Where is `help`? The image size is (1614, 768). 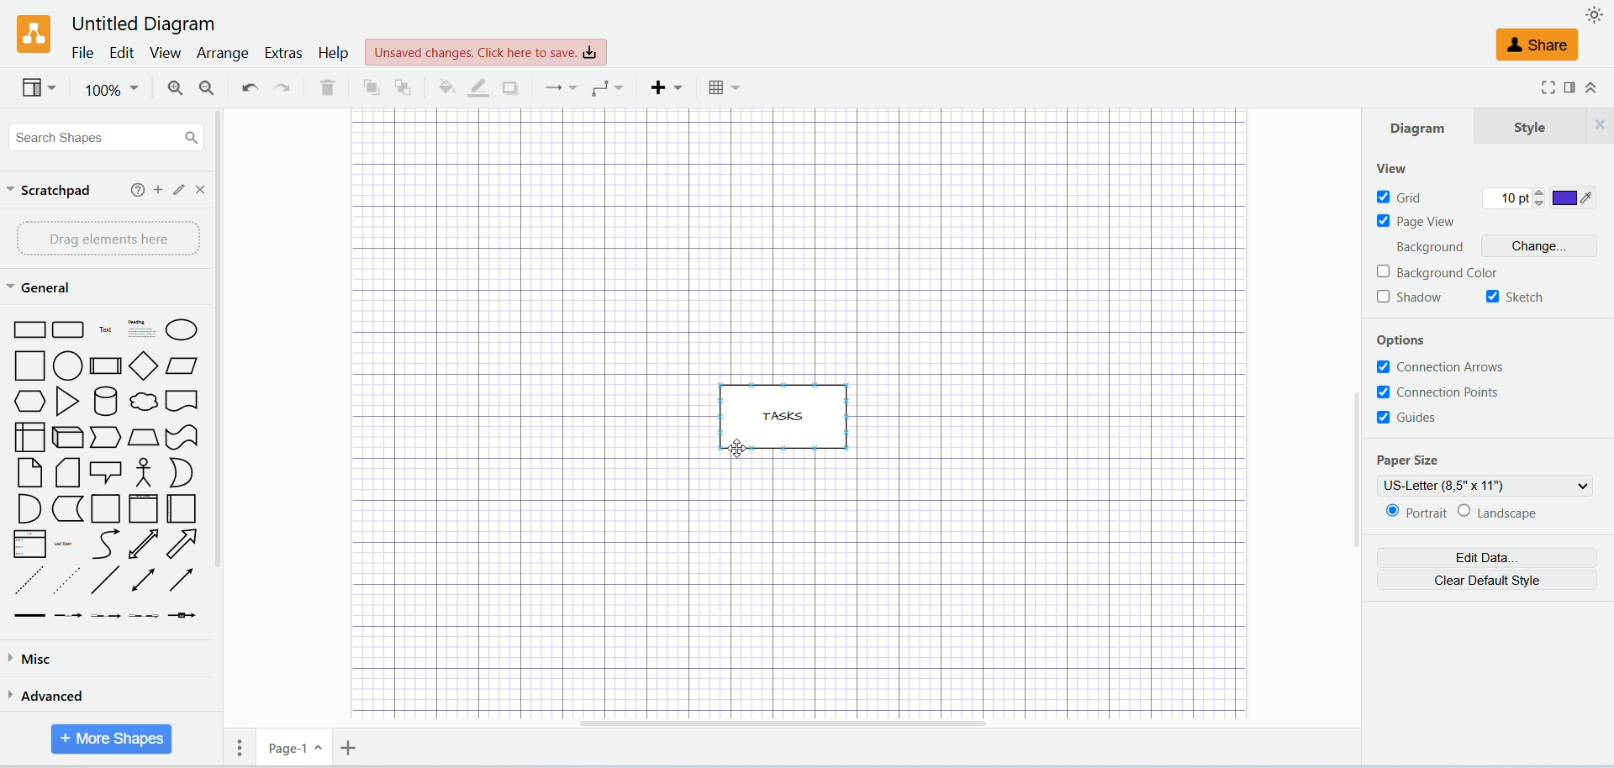
help is located at coordinates (331, 55).